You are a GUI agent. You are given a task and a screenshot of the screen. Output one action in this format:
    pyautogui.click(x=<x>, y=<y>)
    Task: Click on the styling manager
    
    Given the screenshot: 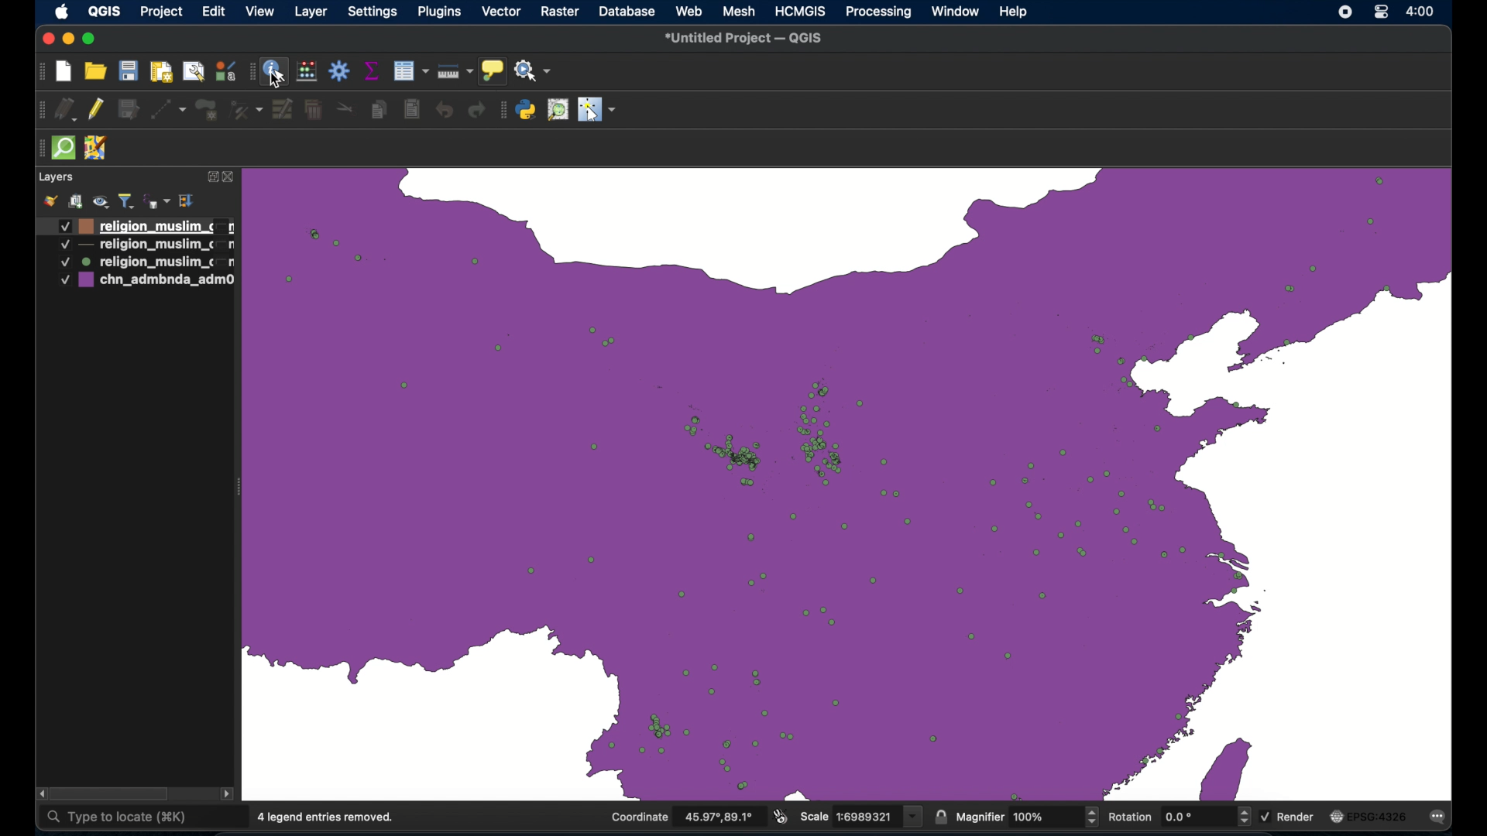 What is the action you would take?
    pyautogui.click(x=224, y=70)
    